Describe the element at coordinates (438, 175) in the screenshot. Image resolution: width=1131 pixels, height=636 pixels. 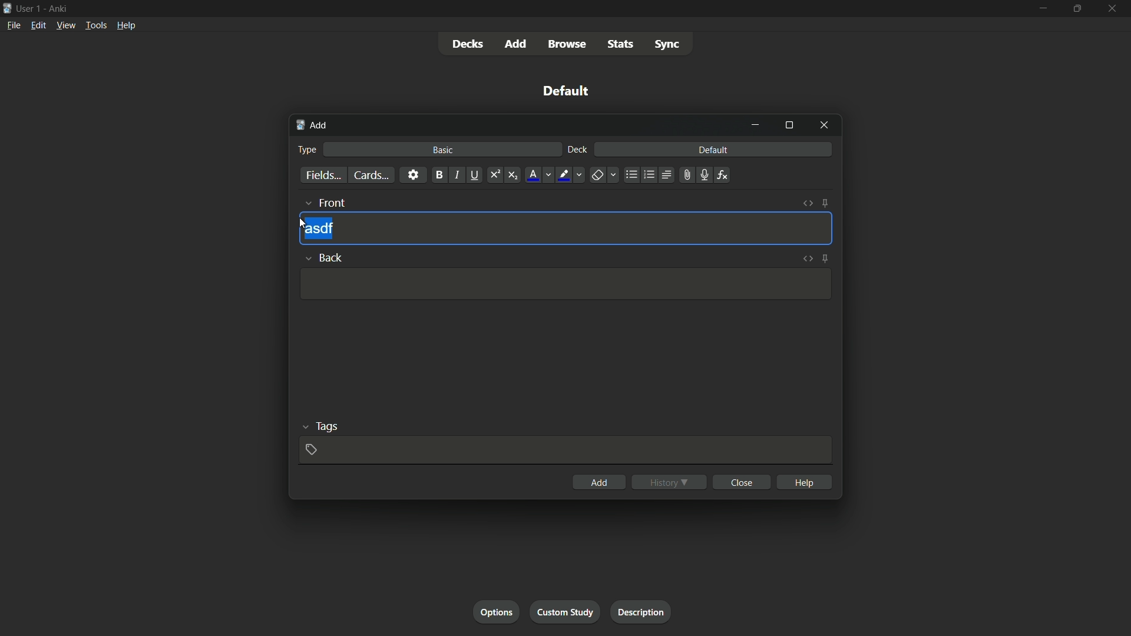
I see `bold` at that location.